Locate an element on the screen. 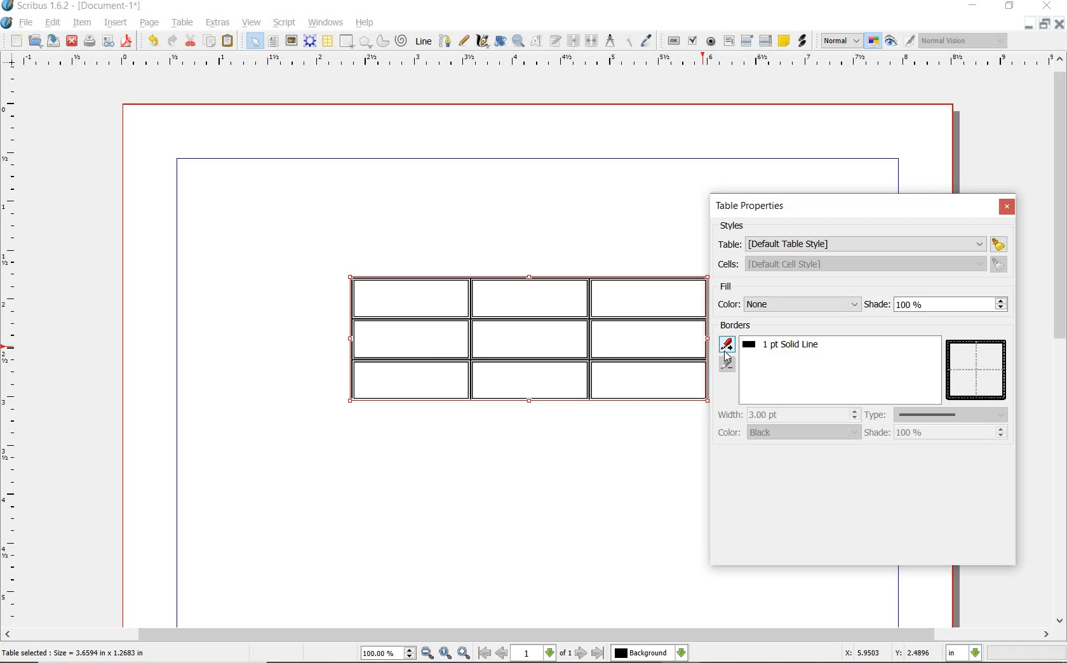 This screenshot has width=1067, height=663. view is located at coordinates (252, 22).